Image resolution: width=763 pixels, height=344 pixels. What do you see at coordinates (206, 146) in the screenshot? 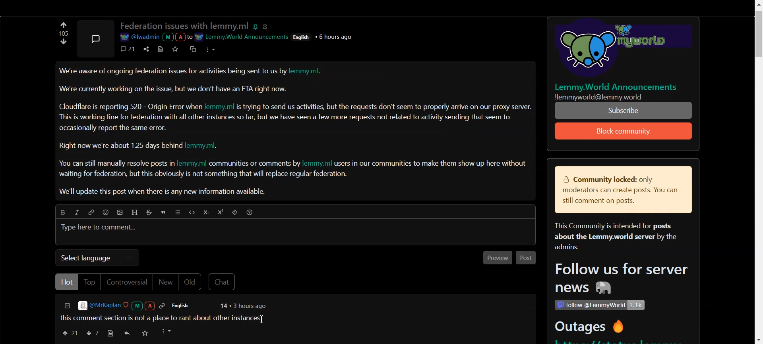
I see `lemmy.ml.` at bounding box center [206, 146].